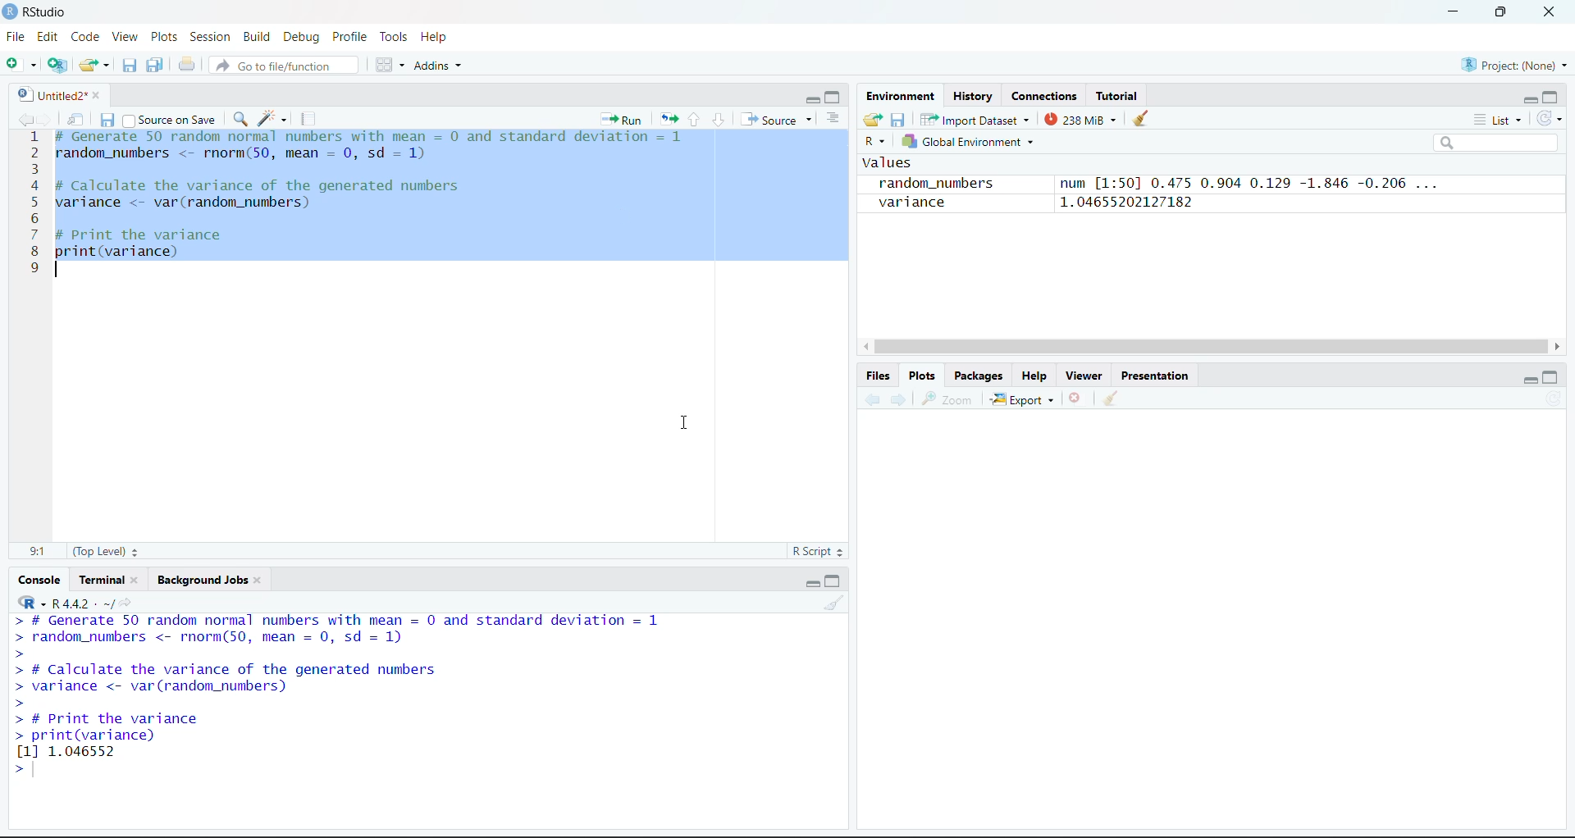 The width and height of the screenshot is (1575, 838). Describe the element at coordinates (211, 37) in the screenshot. I see `Session` at that location.